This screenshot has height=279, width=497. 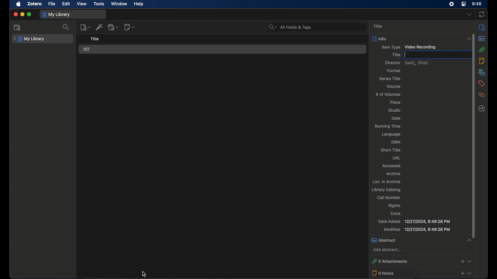 I want to click on my library, so click(x=56, y=15).